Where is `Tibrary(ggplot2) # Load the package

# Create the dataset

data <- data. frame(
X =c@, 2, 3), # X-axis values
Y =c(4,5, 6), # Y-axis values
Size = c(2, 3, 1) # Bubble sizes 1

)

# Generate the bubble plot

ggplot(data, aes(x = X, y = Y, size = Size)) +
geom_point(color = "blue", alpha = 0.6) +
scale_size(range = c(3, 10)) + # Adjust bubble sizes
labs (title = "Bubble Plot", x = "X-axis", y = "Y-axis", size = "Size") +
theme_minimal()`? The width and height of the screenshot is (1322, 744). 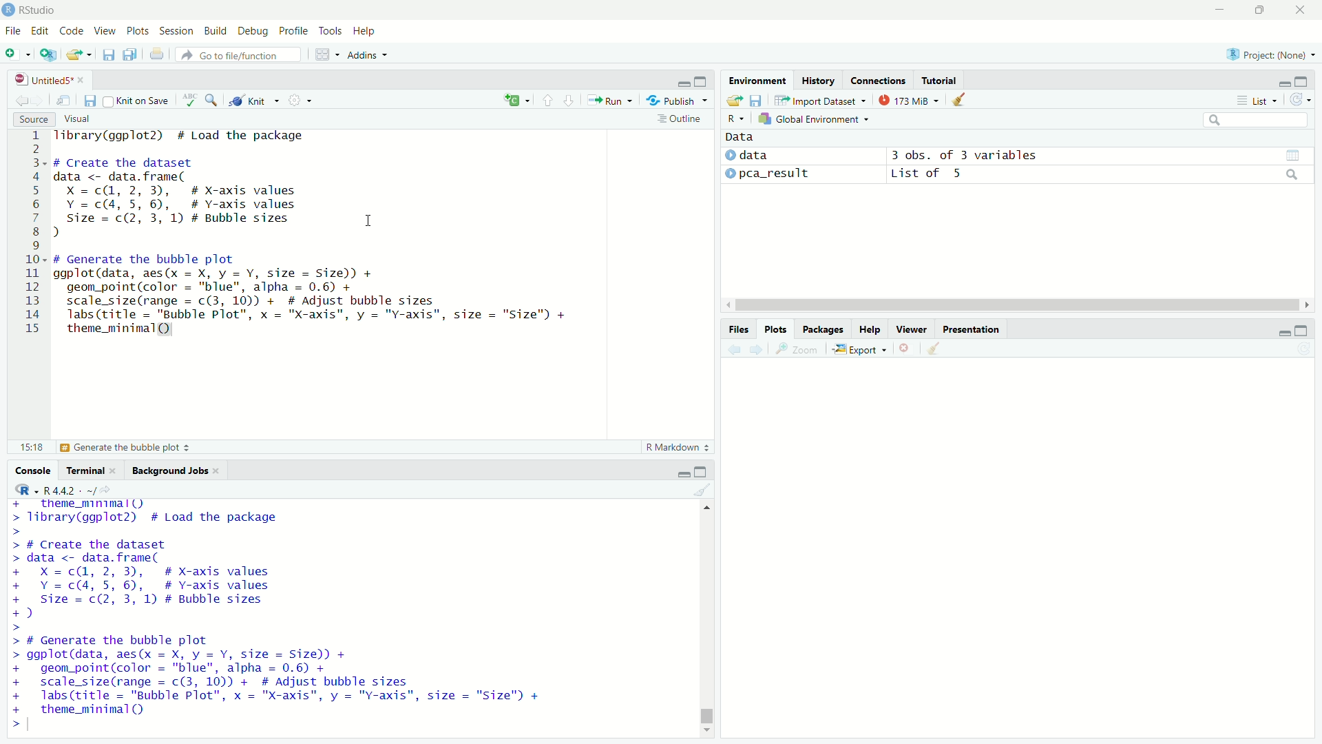 Tibrary(ggplot2) # Load the package

# Create the dataset

data <- data. frame(
X =c@, 2, 3), # X-axis values
Y =c(4,5, 6), # Y-axis values
Size = c(2, 3, 1) # Bubble sizes 1

)

# Generate the bubble plot

ggplot(data, aes(x = X, y = Y, size = Size)) +
geom_point(color = "blue", alpha = 0.6) +
scale_size(range = c(3, 10)) + # Adjust bubble sizes
labs (title = "Bubble Plot", x = "X-axis", y = "Y-axis", size = "Size") +
theme_minimal() is located at coordinates (333, 237).